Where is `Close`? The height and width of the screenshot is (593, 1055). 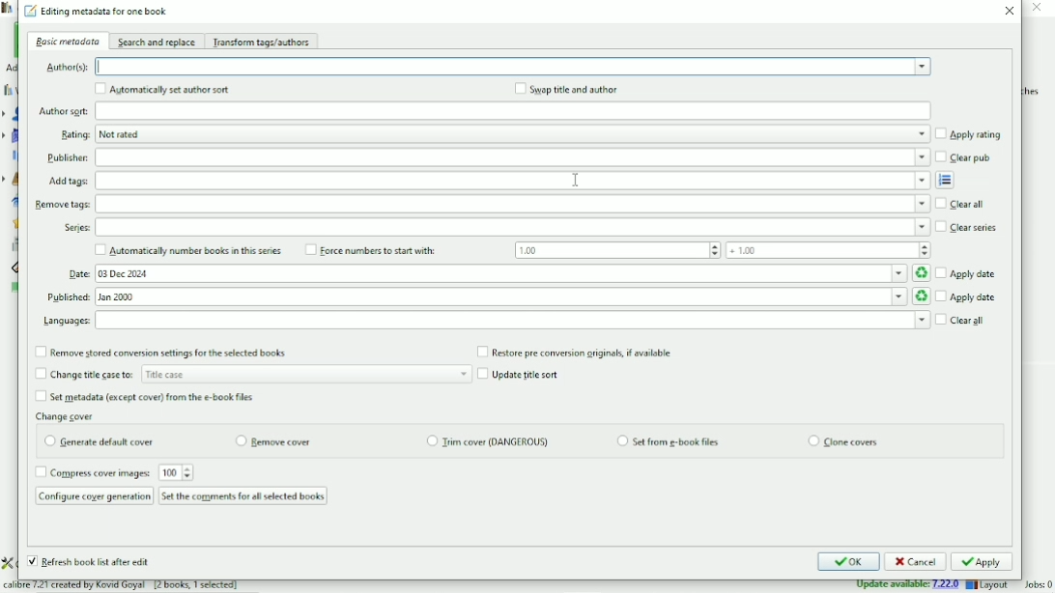
Close is located at coordinates (1011, 12).